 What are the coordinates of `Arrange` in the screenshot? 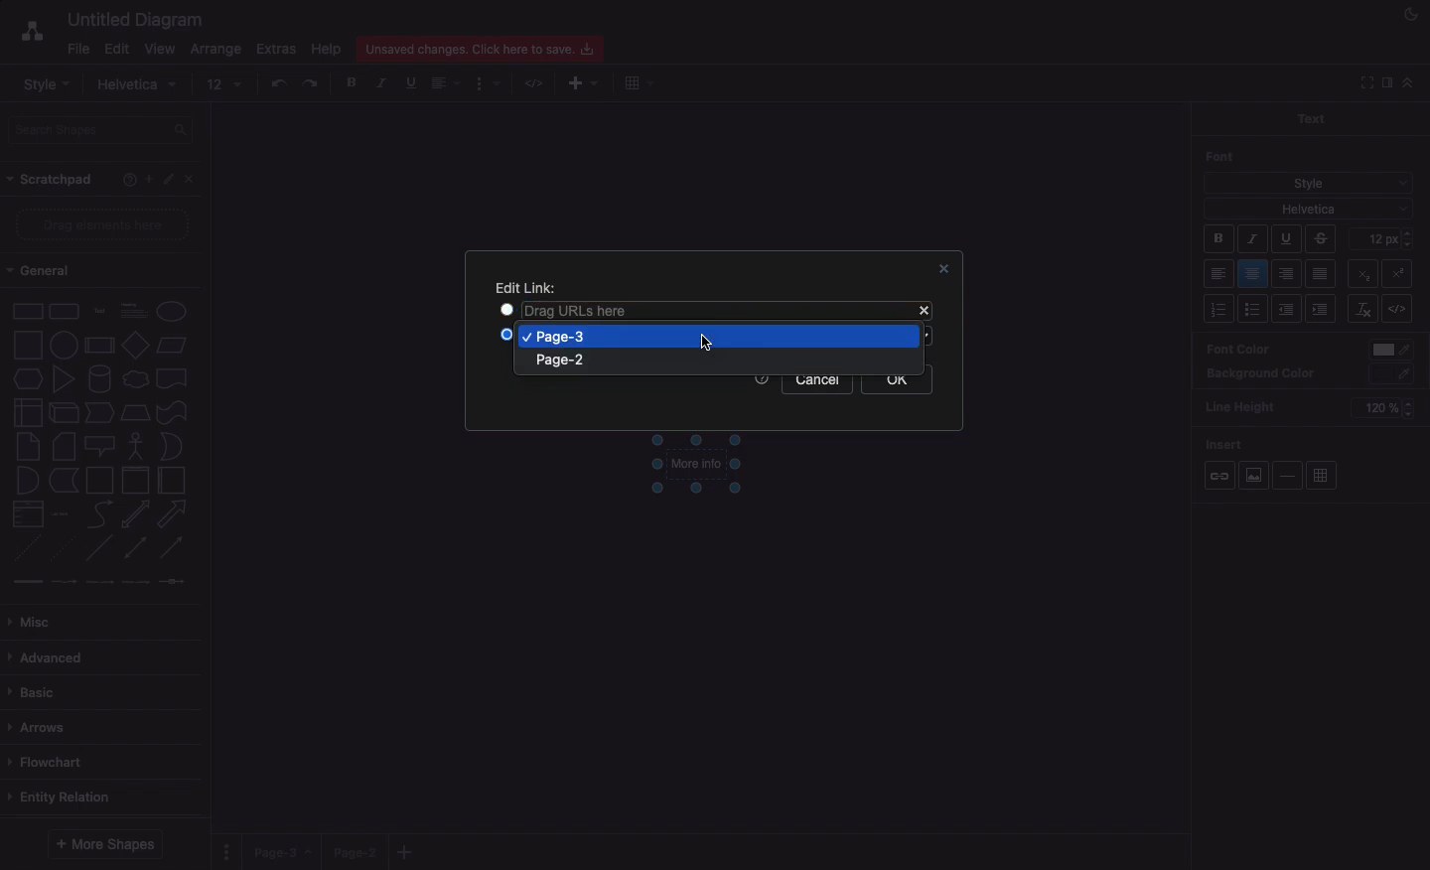 It's located at (213, 50).